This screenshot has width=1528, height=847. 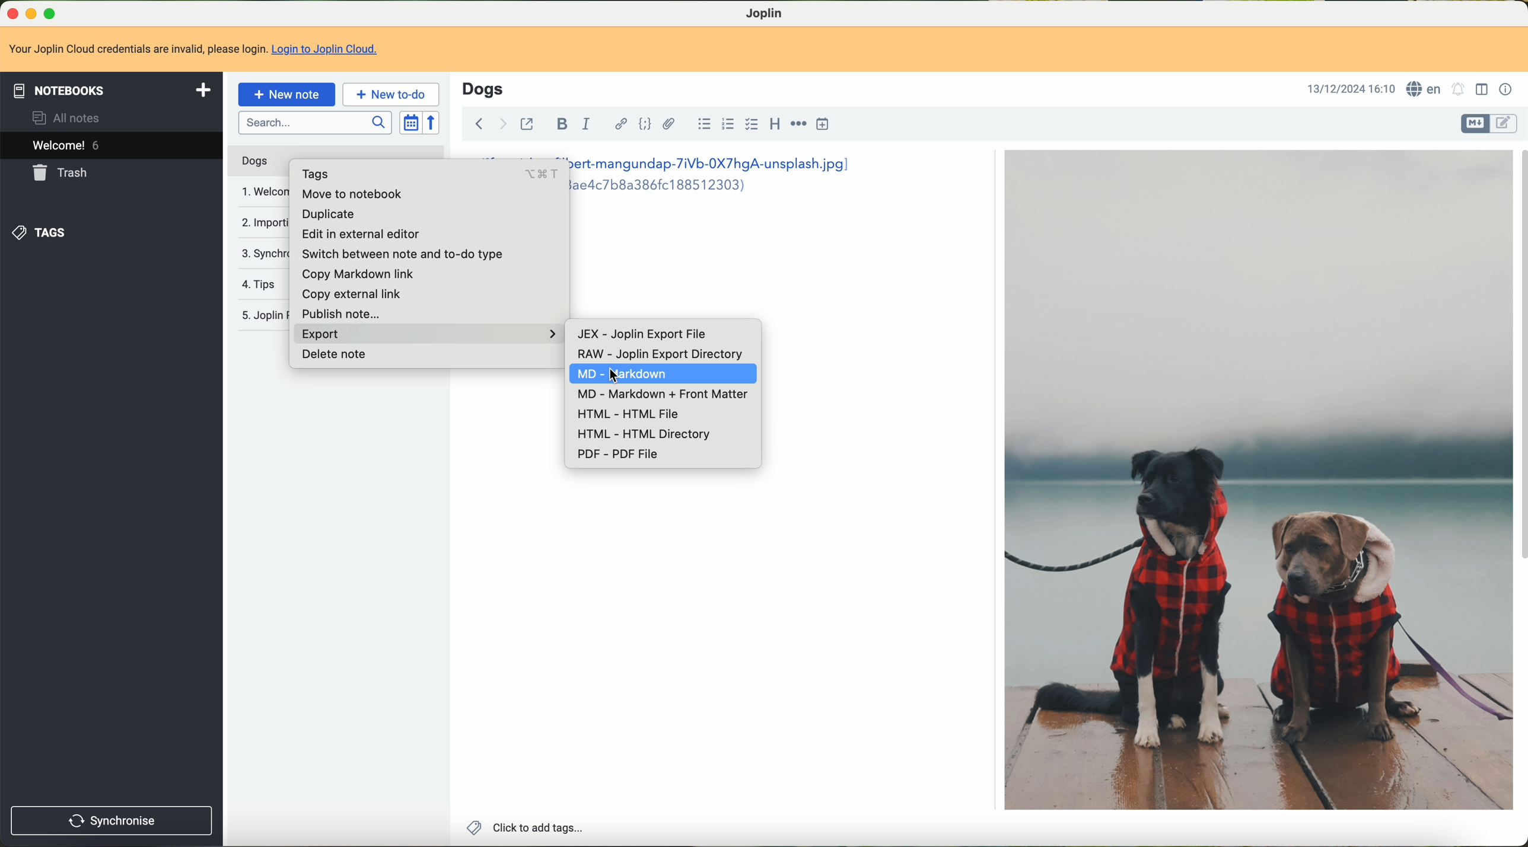 What do you see at coordinates (260, 190) in the screenshot?
I see `welcome note` at bounding box center [260, 190].